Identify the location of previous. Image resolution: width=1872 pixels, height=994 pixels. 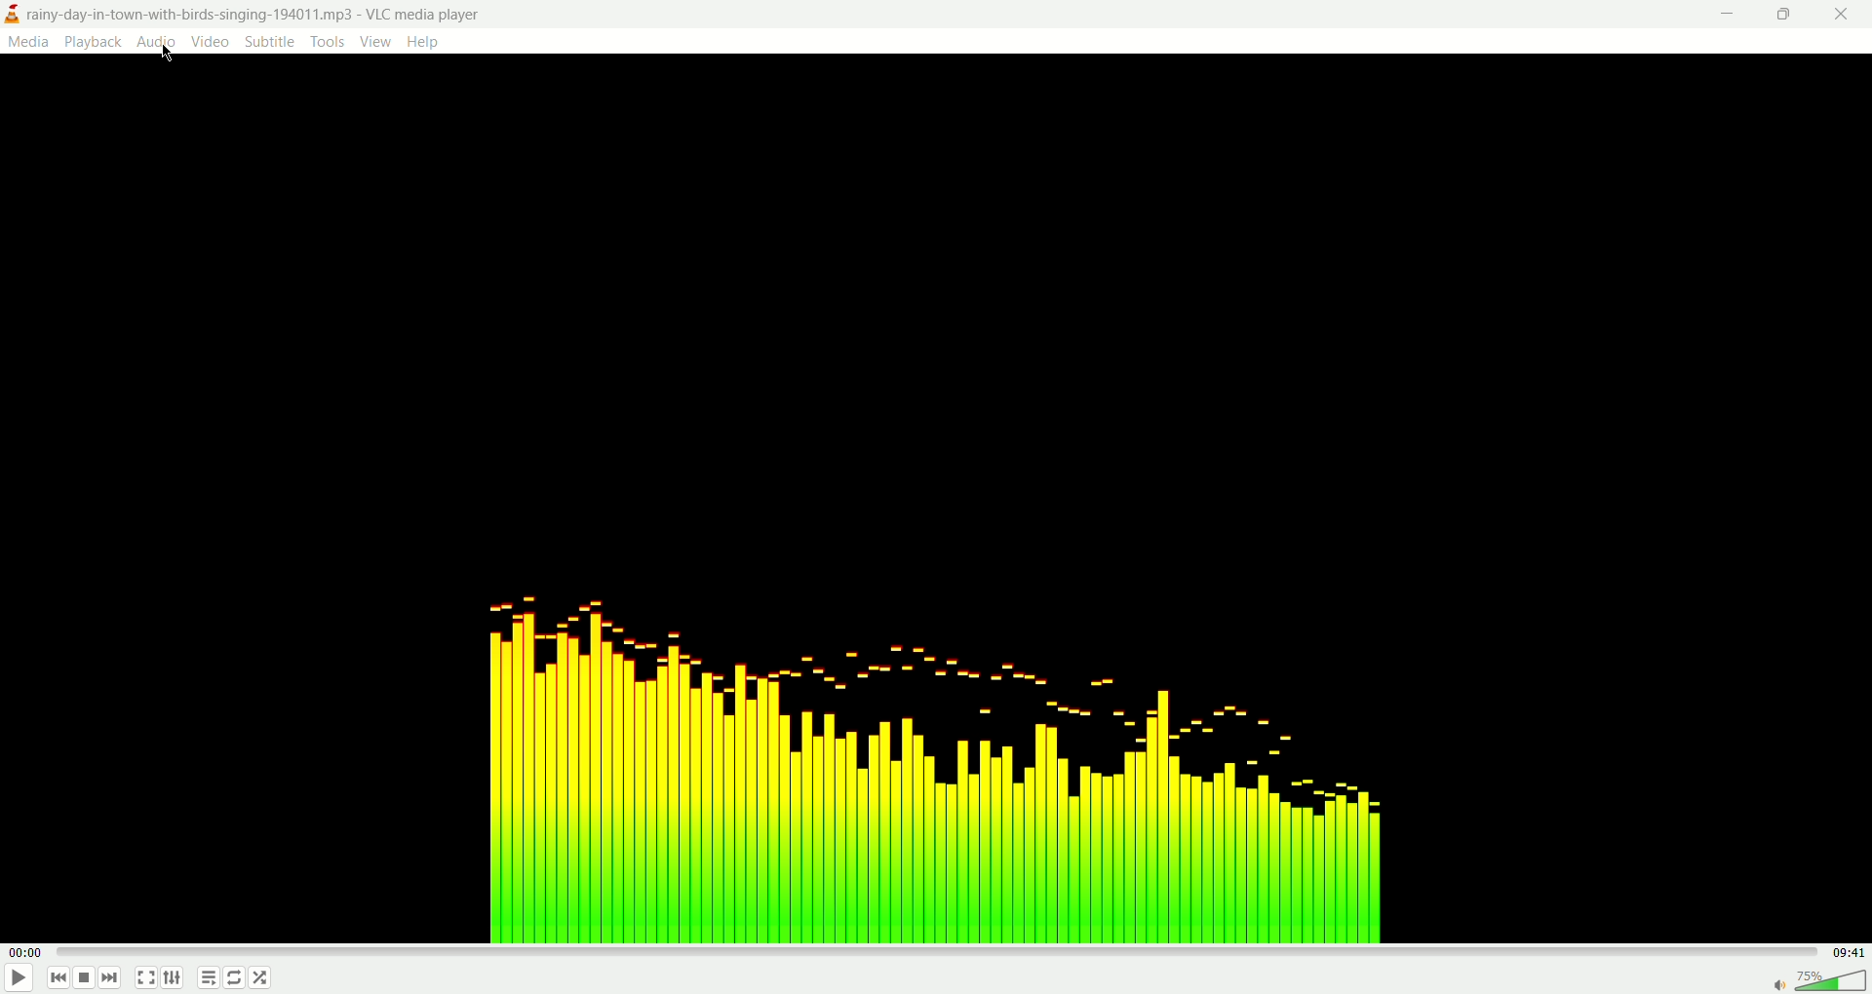
(57, 977).